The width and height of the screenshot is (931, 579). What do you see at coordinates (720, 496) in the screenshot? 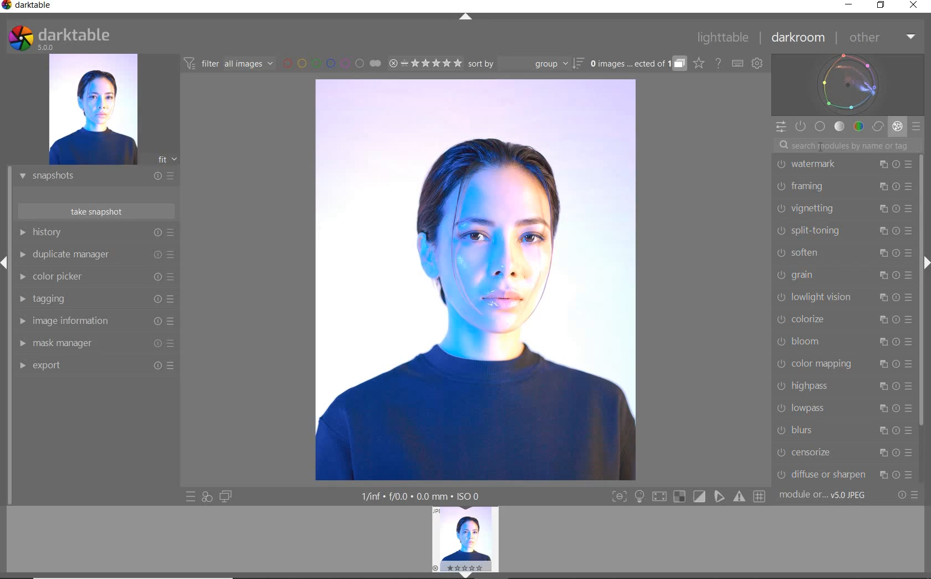
I see `Button` at bounding box center [720, 496].